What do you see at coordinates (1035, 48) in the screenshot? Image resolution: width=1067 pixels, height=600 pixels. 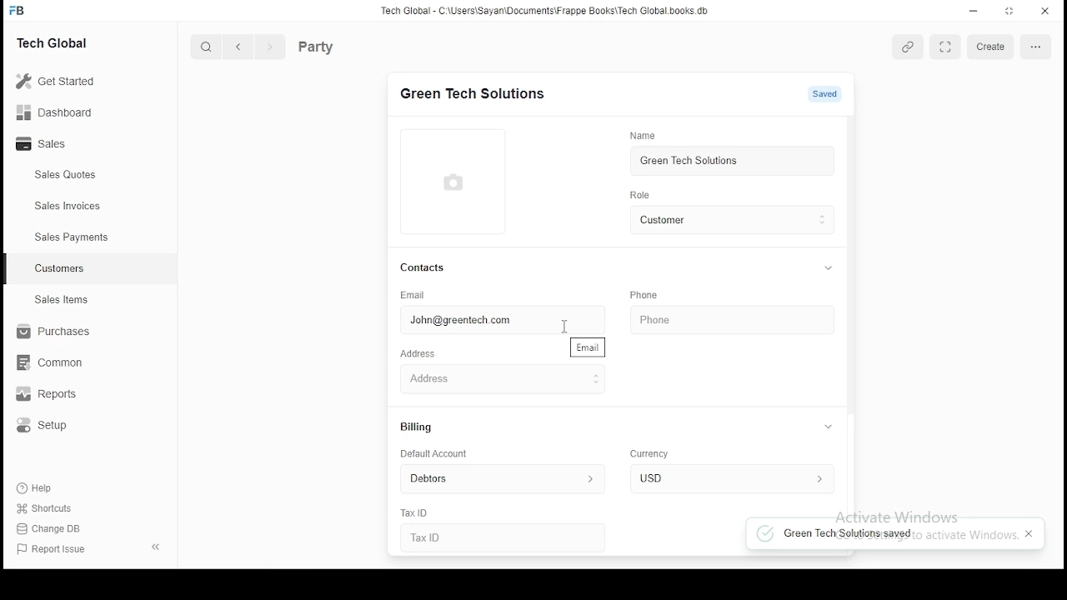 I see `more options` at bounding box center [1035, 48].